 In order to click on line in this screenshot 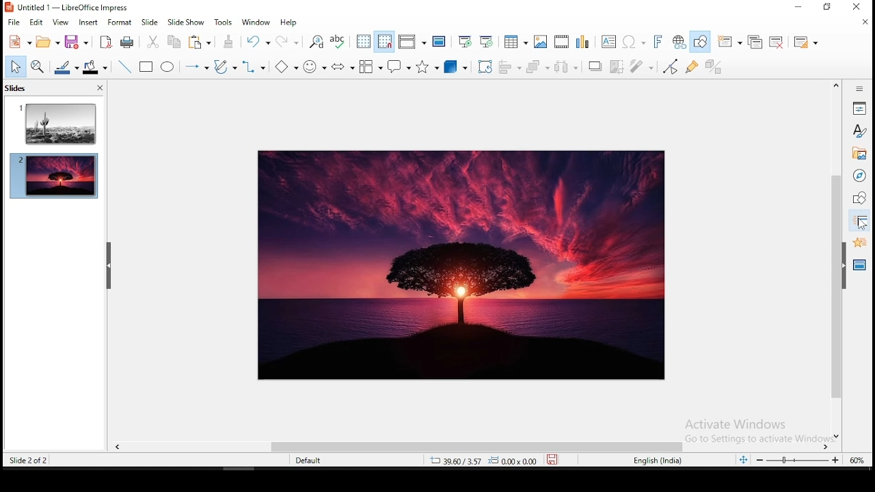, I will do `click(124, 66)`.